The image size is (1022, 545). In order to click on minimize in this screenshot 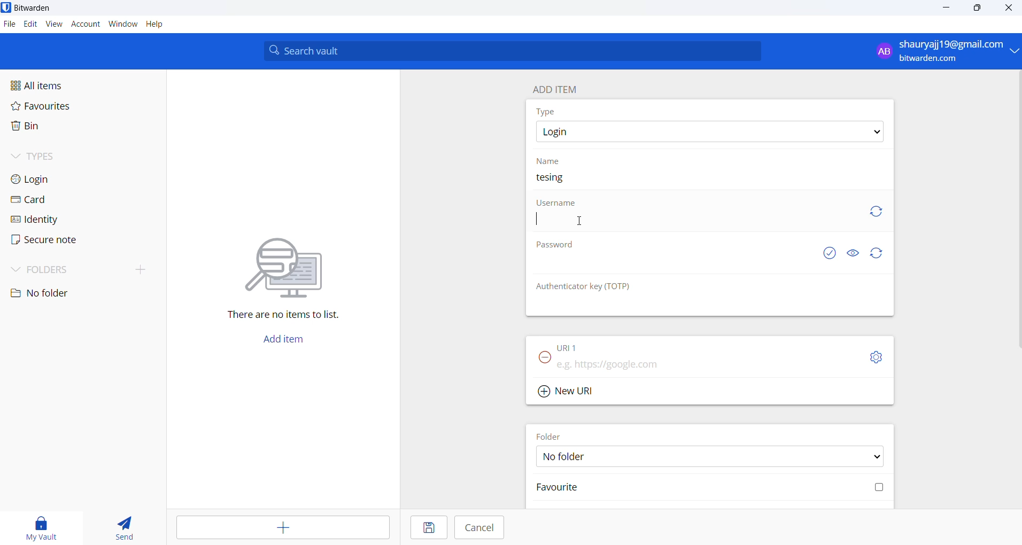, I will do `click(945, 11)`.